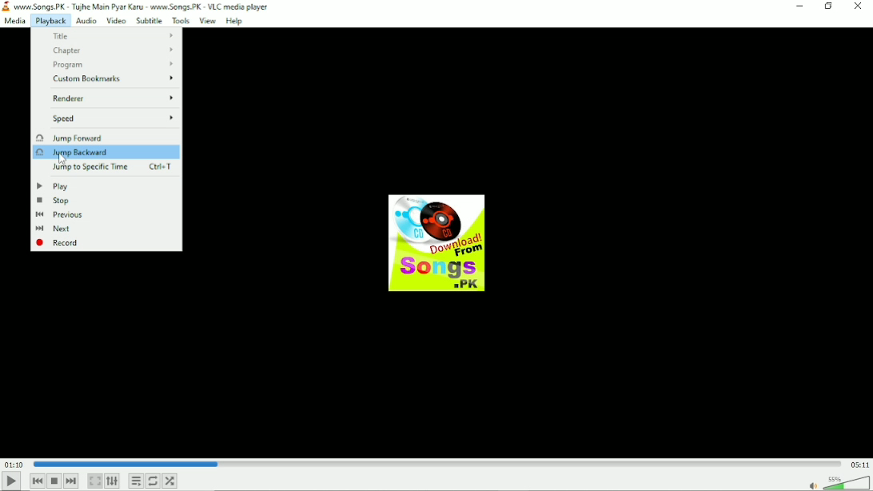 The width and height of the screenshot is (873, 491). I want to click on Jump to specific time, so click(114, 167).